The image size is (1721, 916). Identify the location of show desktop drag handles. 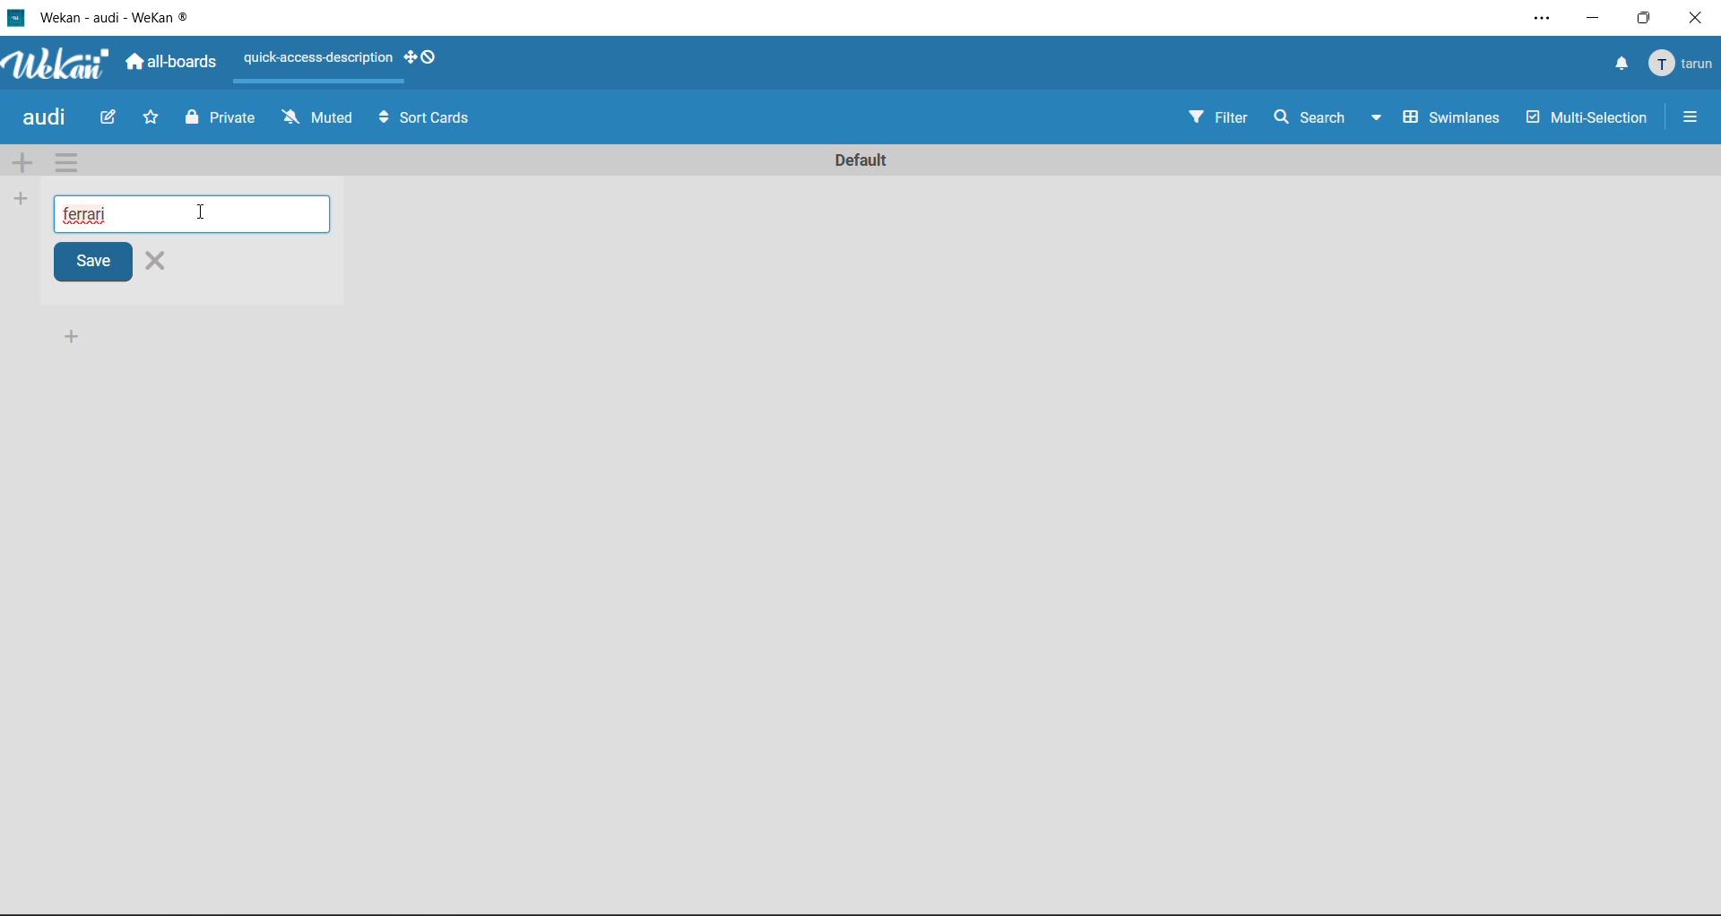
(425, 61).